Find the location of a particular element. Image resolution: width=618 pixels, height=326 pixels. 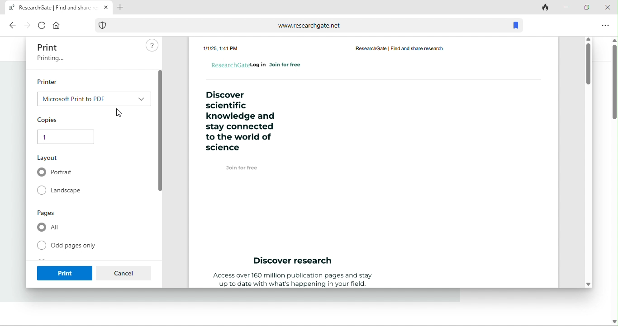

Join for free is located at coordinates (286, 65).